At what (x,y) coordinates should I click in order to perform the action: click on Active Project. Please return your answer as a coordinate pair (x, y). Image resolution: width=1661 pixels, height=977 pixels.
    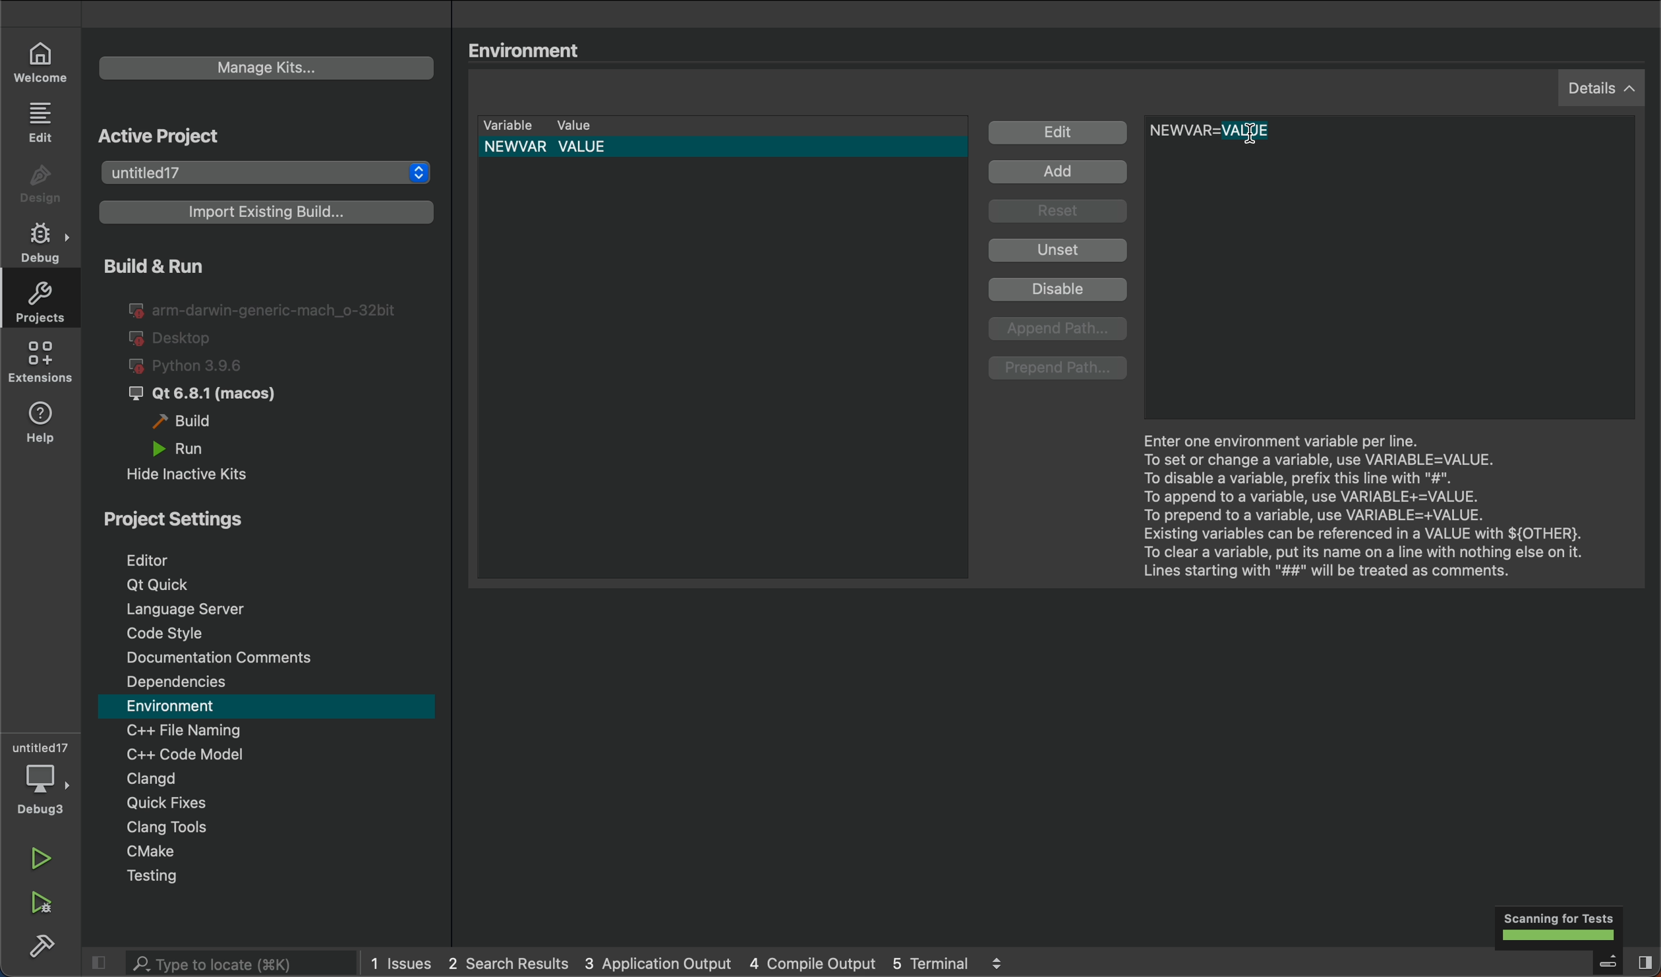
    Looking at the image, I should click on (232, 135).